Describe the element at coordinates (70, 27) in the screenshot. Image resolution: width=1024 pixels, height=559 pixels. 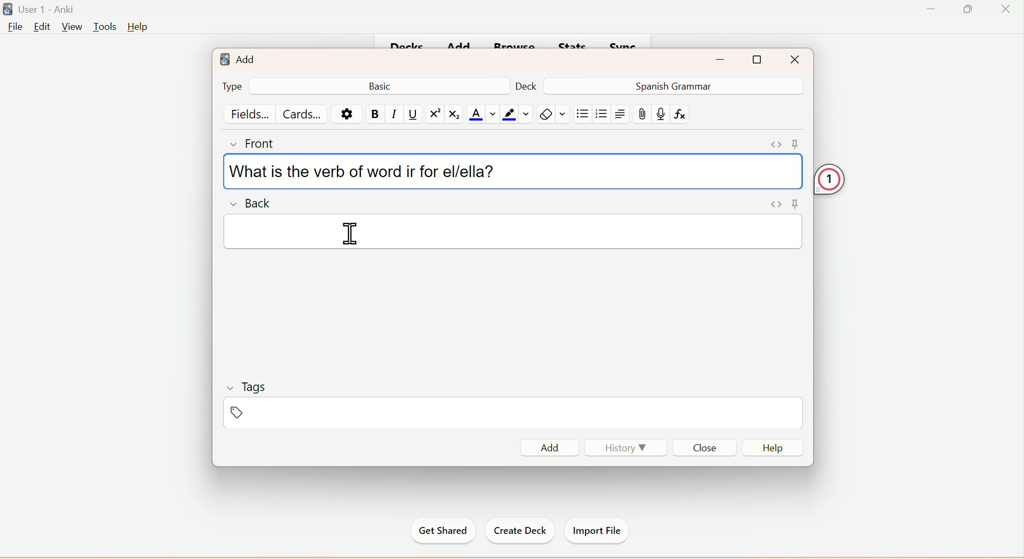
I see `View` at that location.